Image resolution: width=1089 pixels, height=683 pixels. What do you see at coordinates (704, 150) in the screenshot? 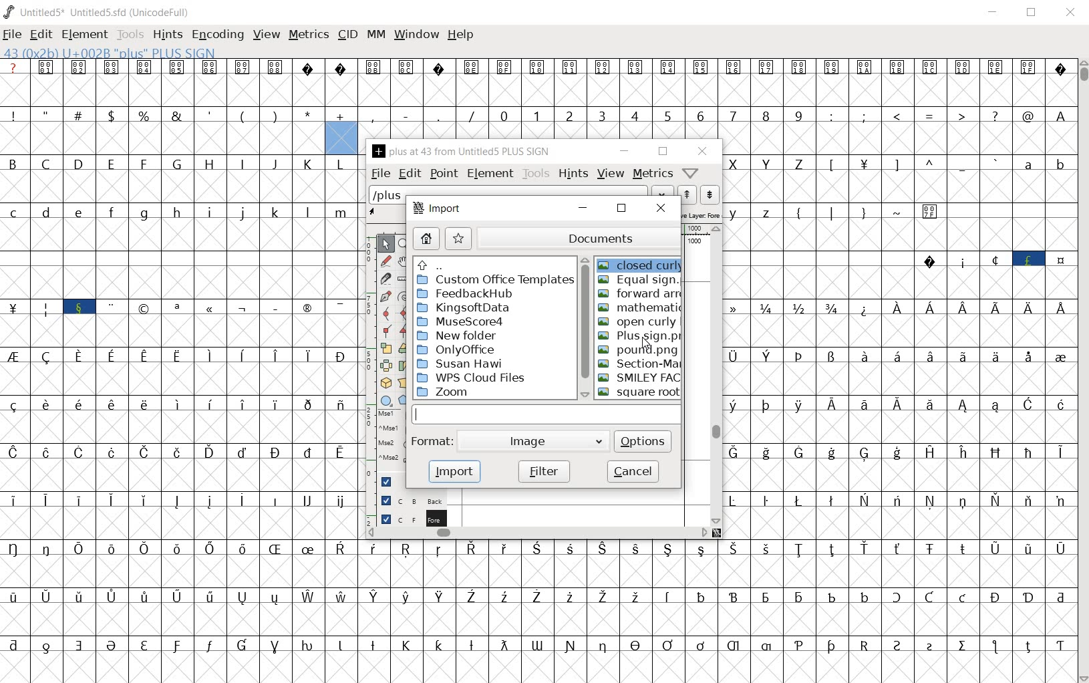
I see `close` at bounding box center [704, 150].